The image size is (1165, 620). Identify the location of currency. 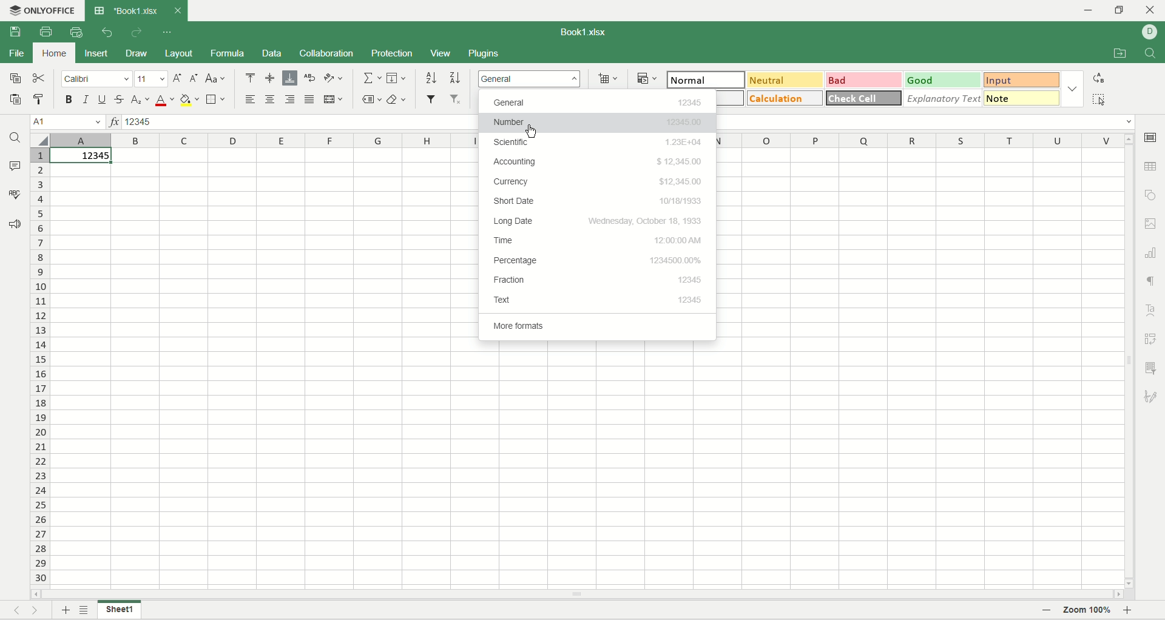
(598, 181).